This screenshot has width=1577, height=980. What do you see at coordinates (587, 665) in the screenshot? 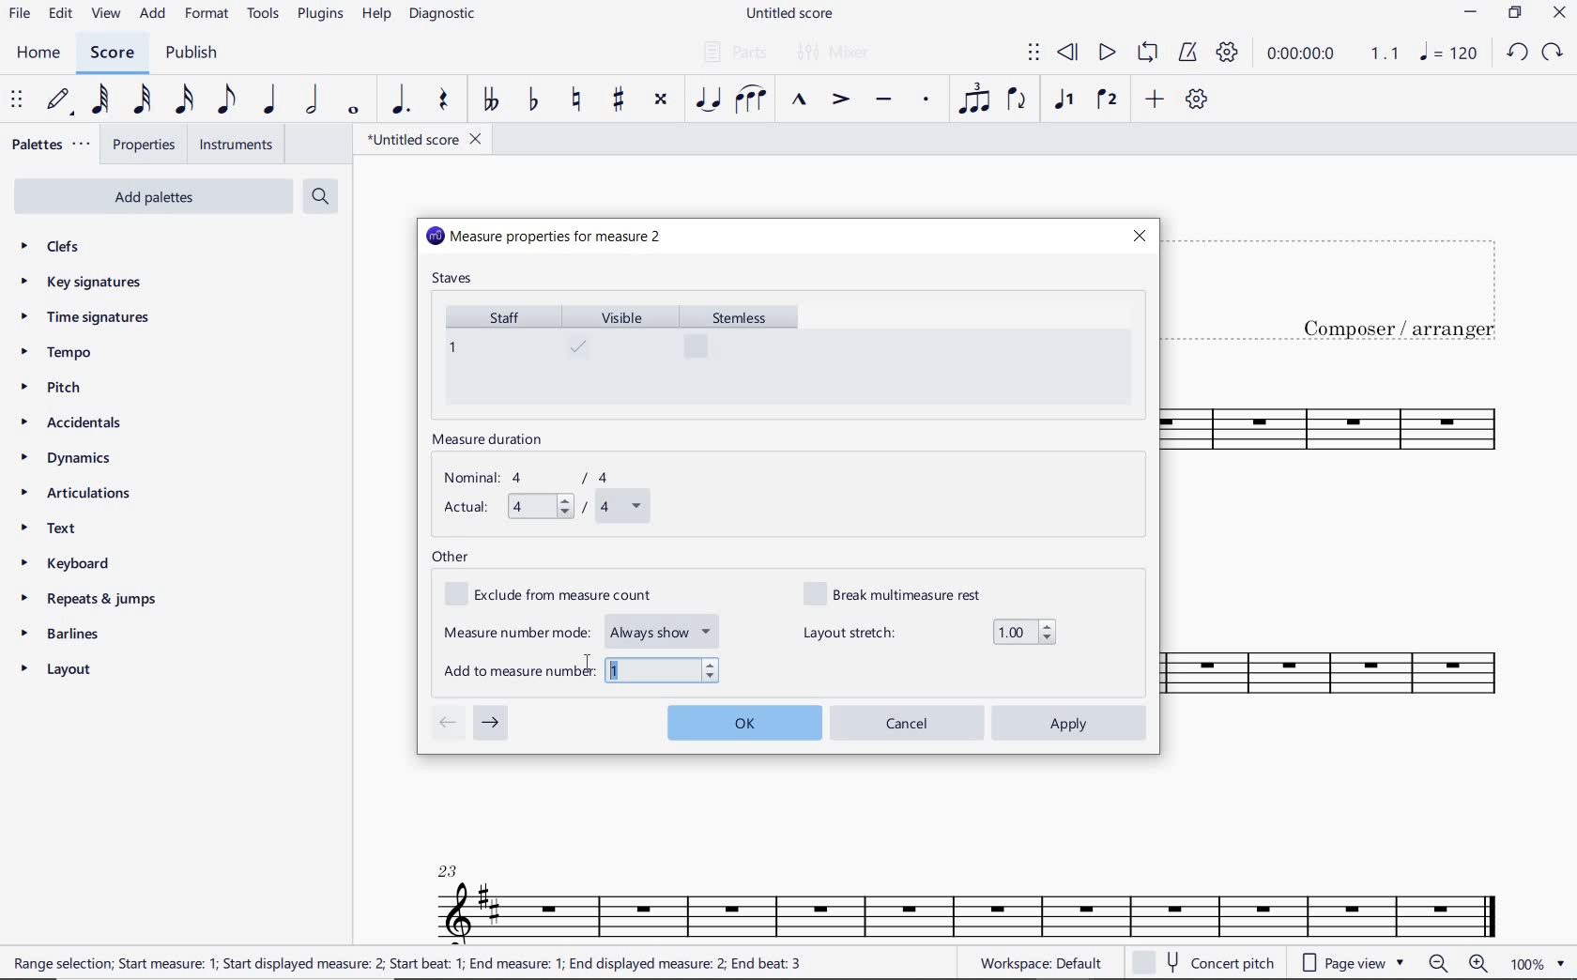
I see `cursor` at bounding box center [587, 665].